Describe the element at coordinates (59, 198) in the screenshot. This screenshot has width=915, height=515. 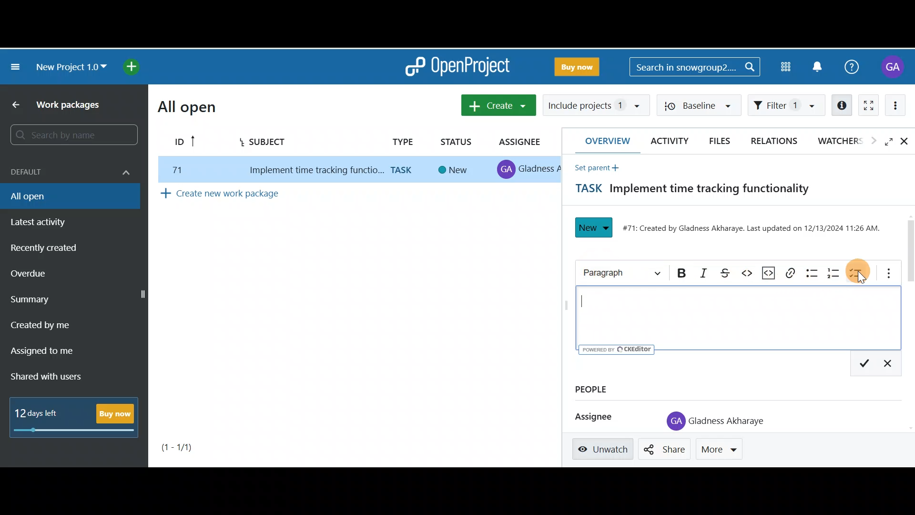
I see `All open` at that location.